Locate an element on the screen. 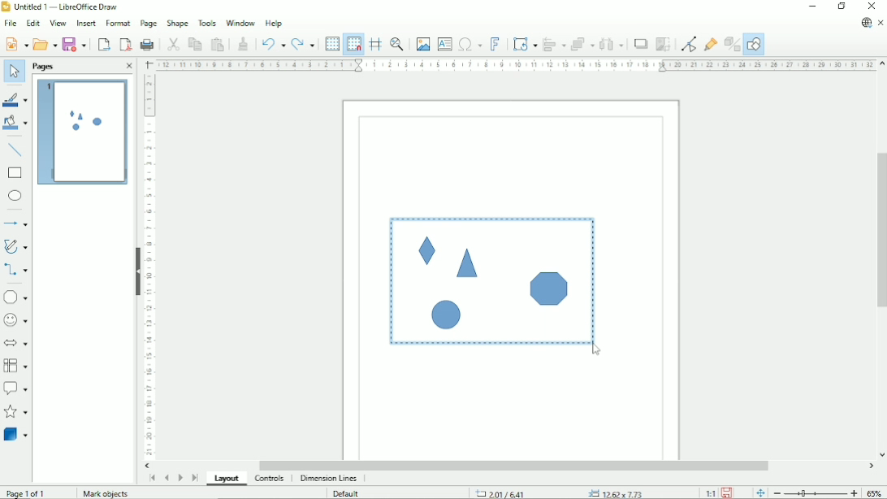  Shadow is located at coordinates (638, 43).